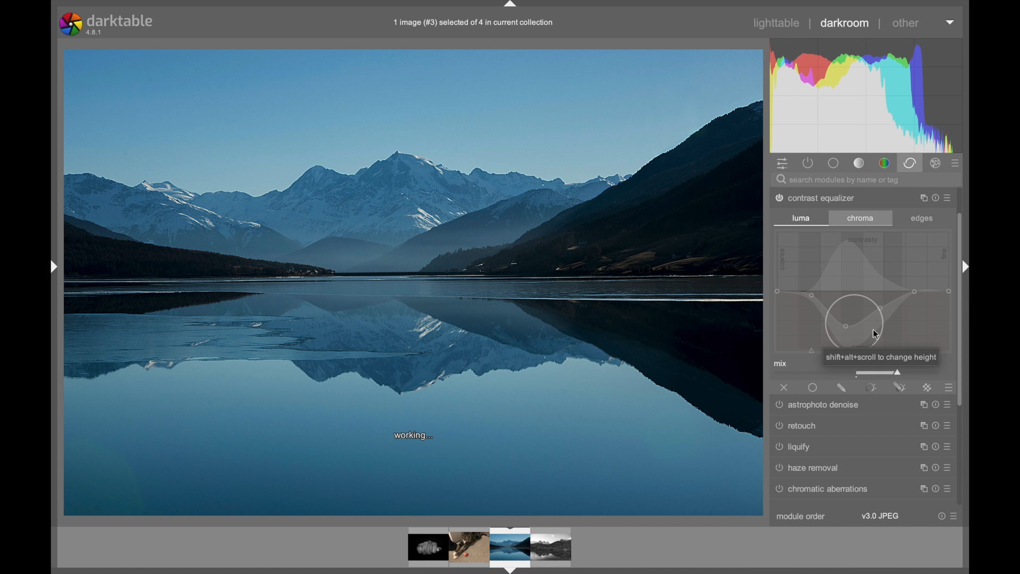 This screenshot has width=1020, height=574. Describe the element at coordinates (106, 24) in the screenshot. I see `darktable` at that location.